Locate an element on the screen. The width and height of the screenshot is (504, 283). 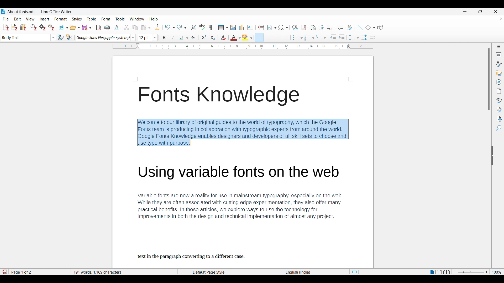
Close document is located at coordinates (501, 19).